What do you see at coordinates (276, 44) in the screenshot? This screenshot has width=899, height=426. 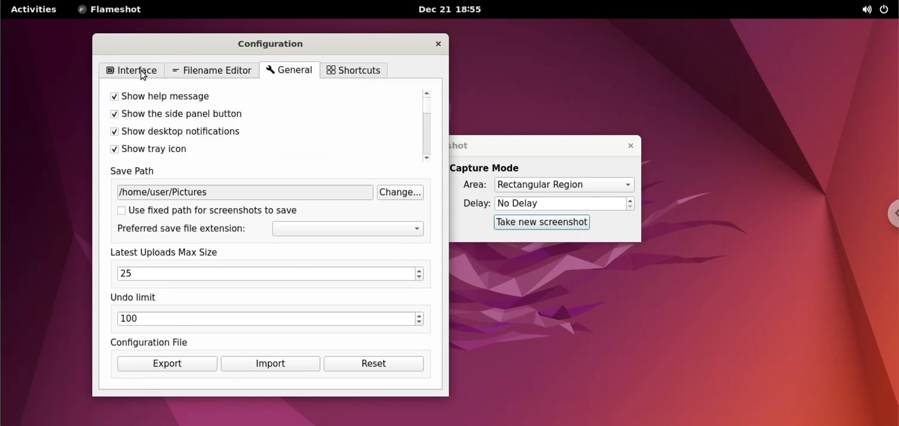 I see `configuration` at bounding box center [276, 44].